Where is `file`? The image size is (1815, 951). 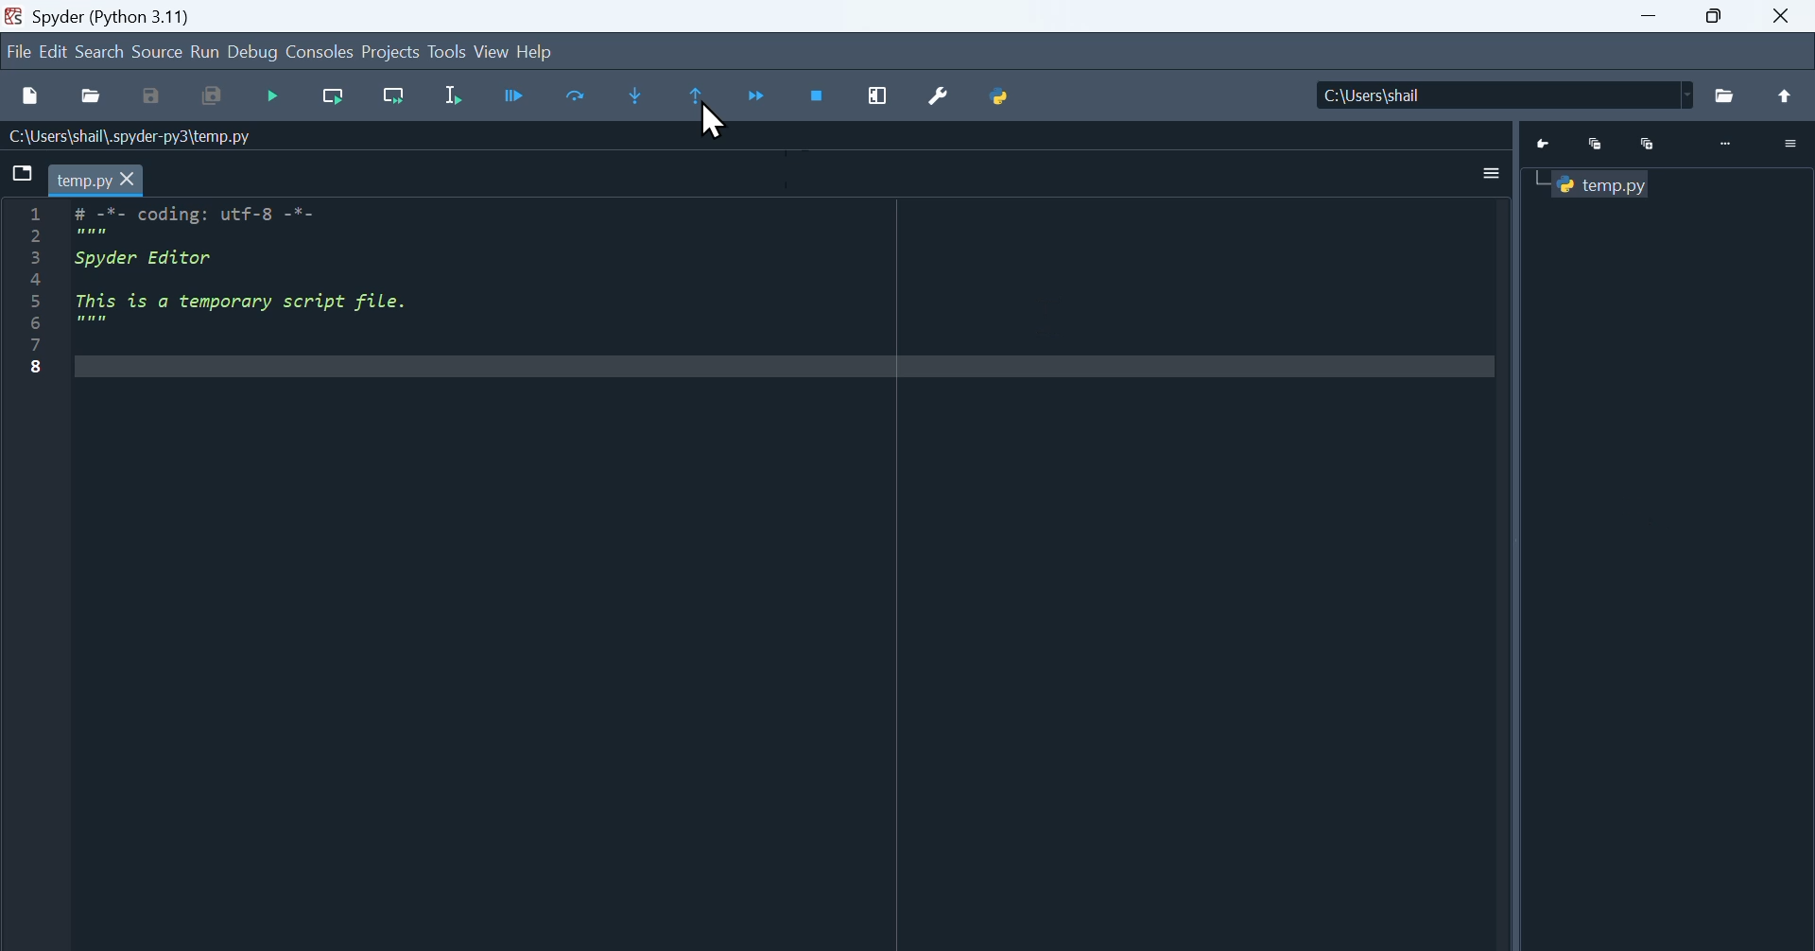
file is located at coordinates (17, 50).